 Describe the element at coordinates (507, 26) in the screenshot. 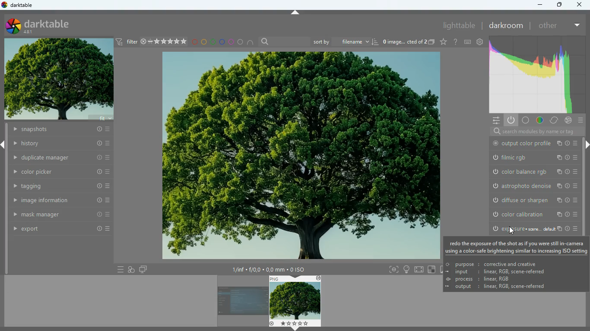

I see `darkroom` at that location.